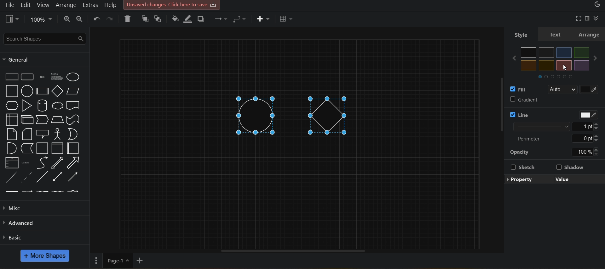 The height and width of the screenshot is (269, 605). What do you see at coordinates (552, 101) in the screenshot?
I see `gradient` at bounding box center [552, 101].